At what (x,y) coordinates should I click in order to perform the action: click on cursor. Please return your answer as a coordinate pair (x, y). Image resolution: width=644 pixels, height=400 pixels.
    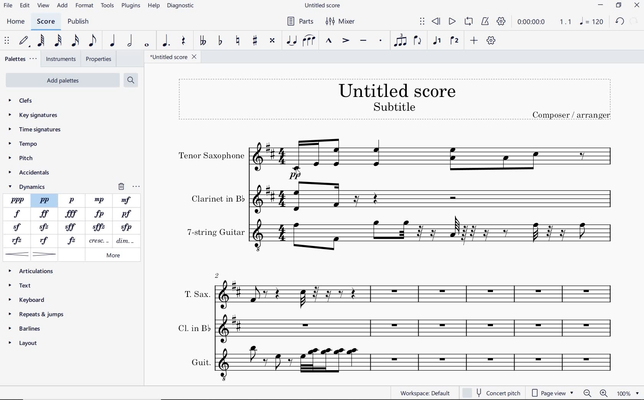
    Looking at the image, I should click on (299, 172).